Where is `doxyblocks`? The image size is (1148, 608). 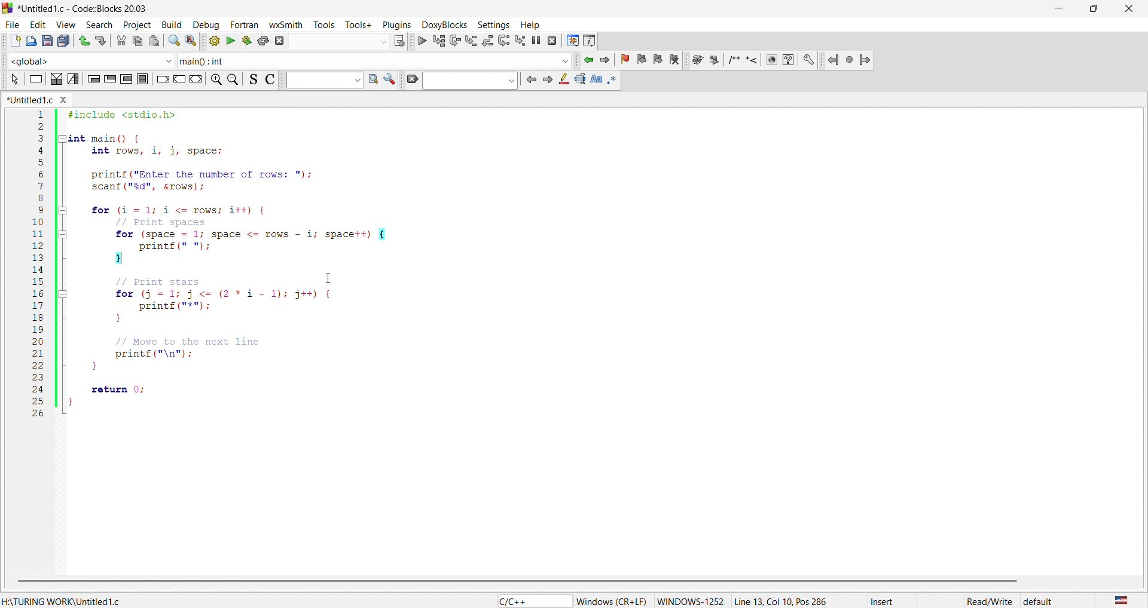 doxyblocks is located at coordinates (443, 24).